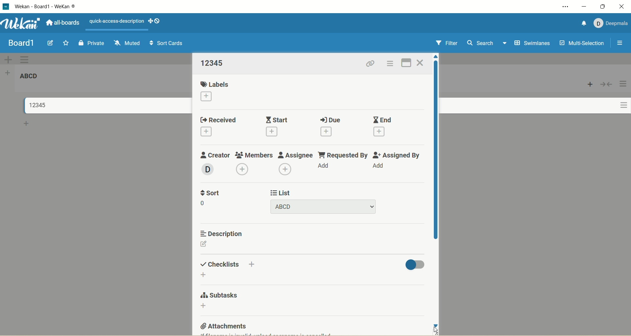 The width and height of the screenshot is (631, 336). What do you see at coordinates (445, 44) in the screenshot?
I see `filter` at bounding box center [445, 44].